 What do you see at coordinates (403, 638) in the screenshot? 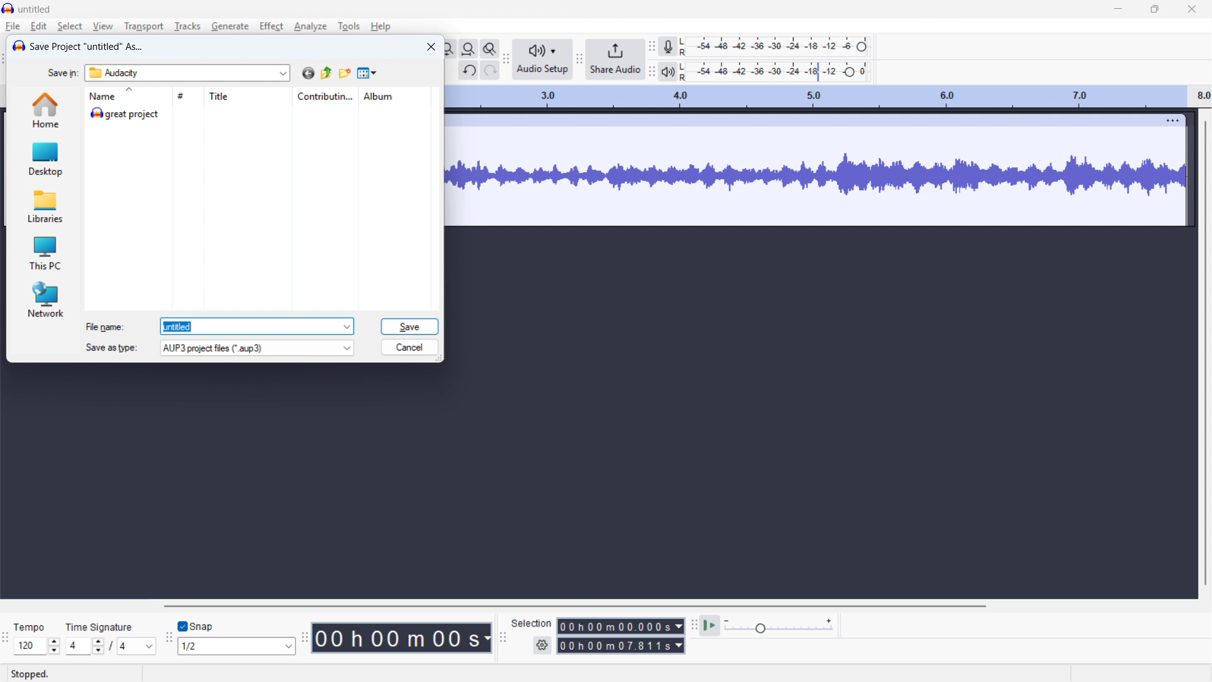
I see `timestamp` at bounding box center [403, 638].